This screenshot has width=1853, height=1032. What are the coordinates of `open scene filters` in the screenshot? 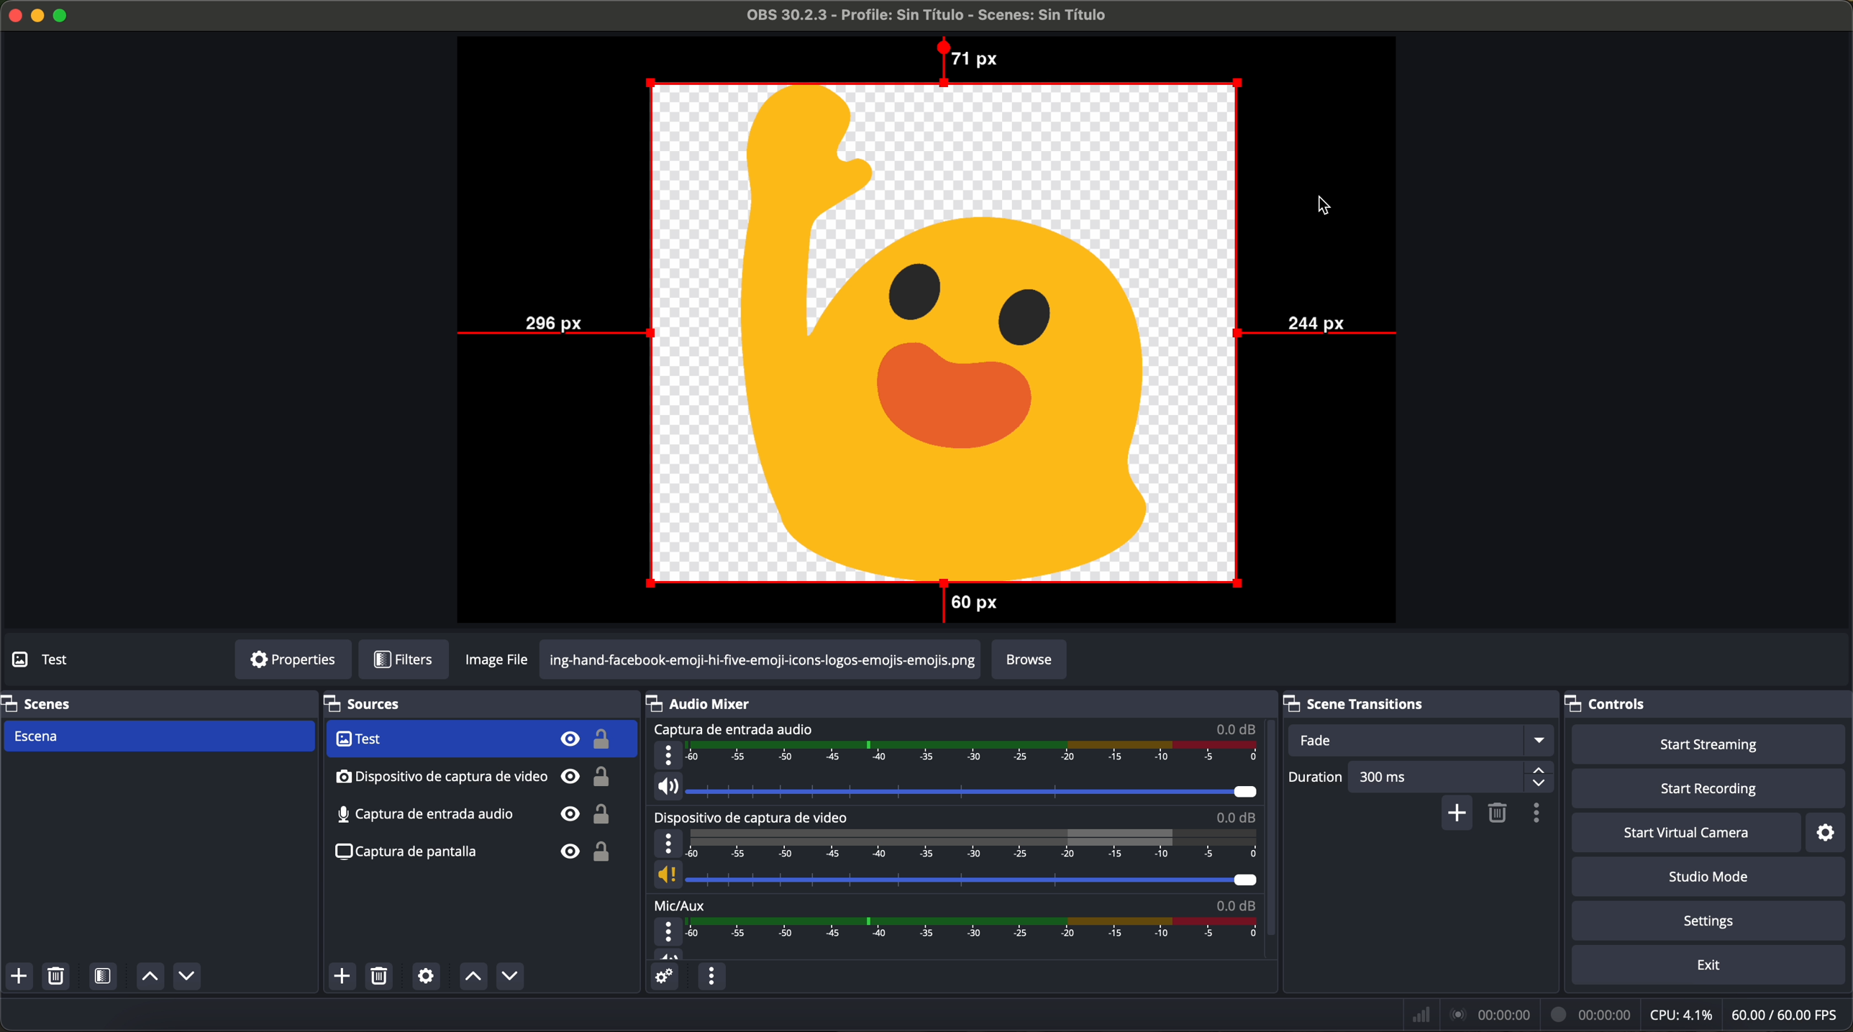 It's located at (105, 977).